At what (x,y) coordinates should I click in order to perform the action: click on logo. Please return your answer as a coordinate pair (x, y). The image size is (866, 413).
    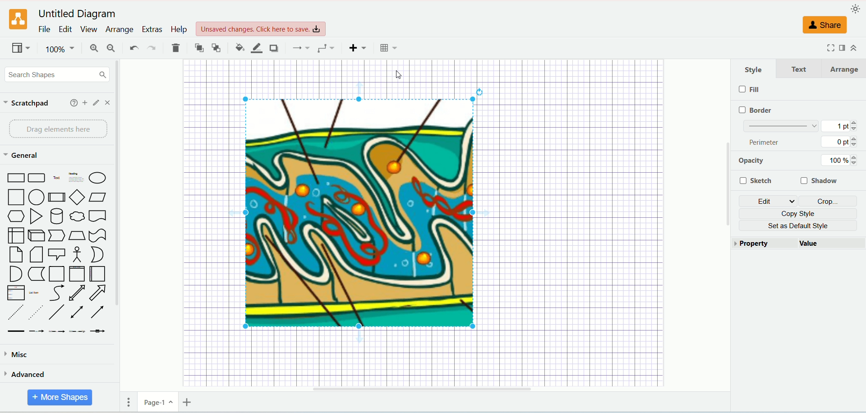
    Looking at the image, I should click on (18, 20).